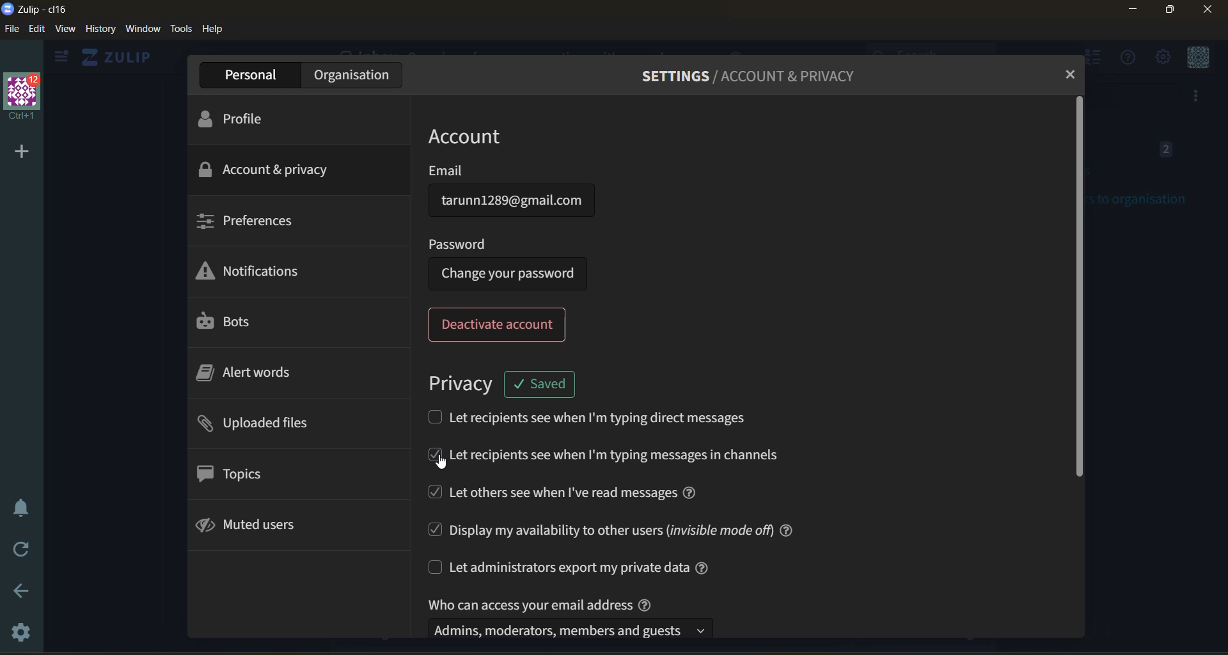 This screenshot has height=655, width=1228. What do you see at coordinates (513, 193) in the screenshot?
I see `email: tarunn1289@gmail.com` at bounding box center [513, 193].